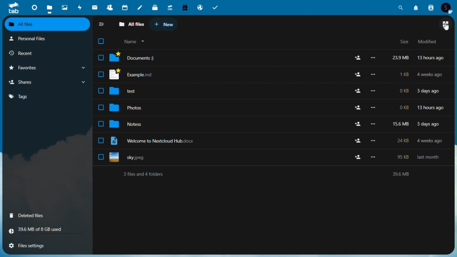 The width and height of the screenshot is (457, 257). What do you see at coordinates (134, 123) in the screenshot?
I see `notes` at bounding box center [134, 123].